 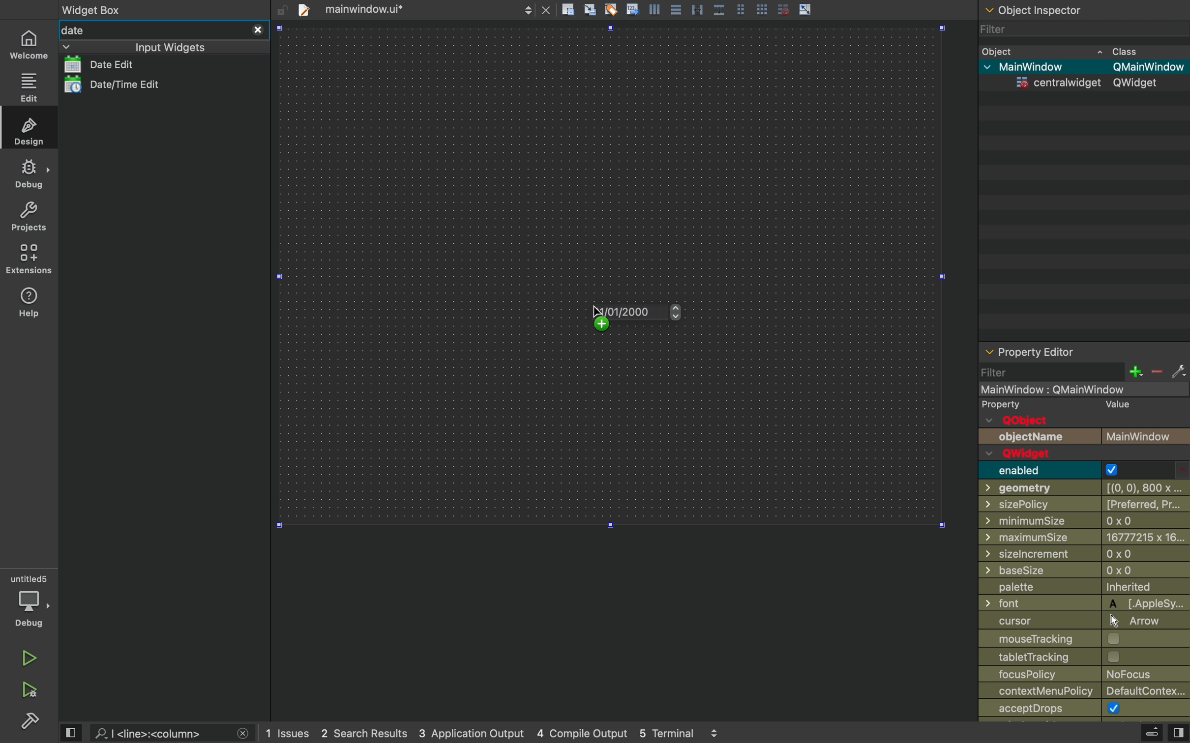 I want to click on next/back, so click(x=527, y=8).